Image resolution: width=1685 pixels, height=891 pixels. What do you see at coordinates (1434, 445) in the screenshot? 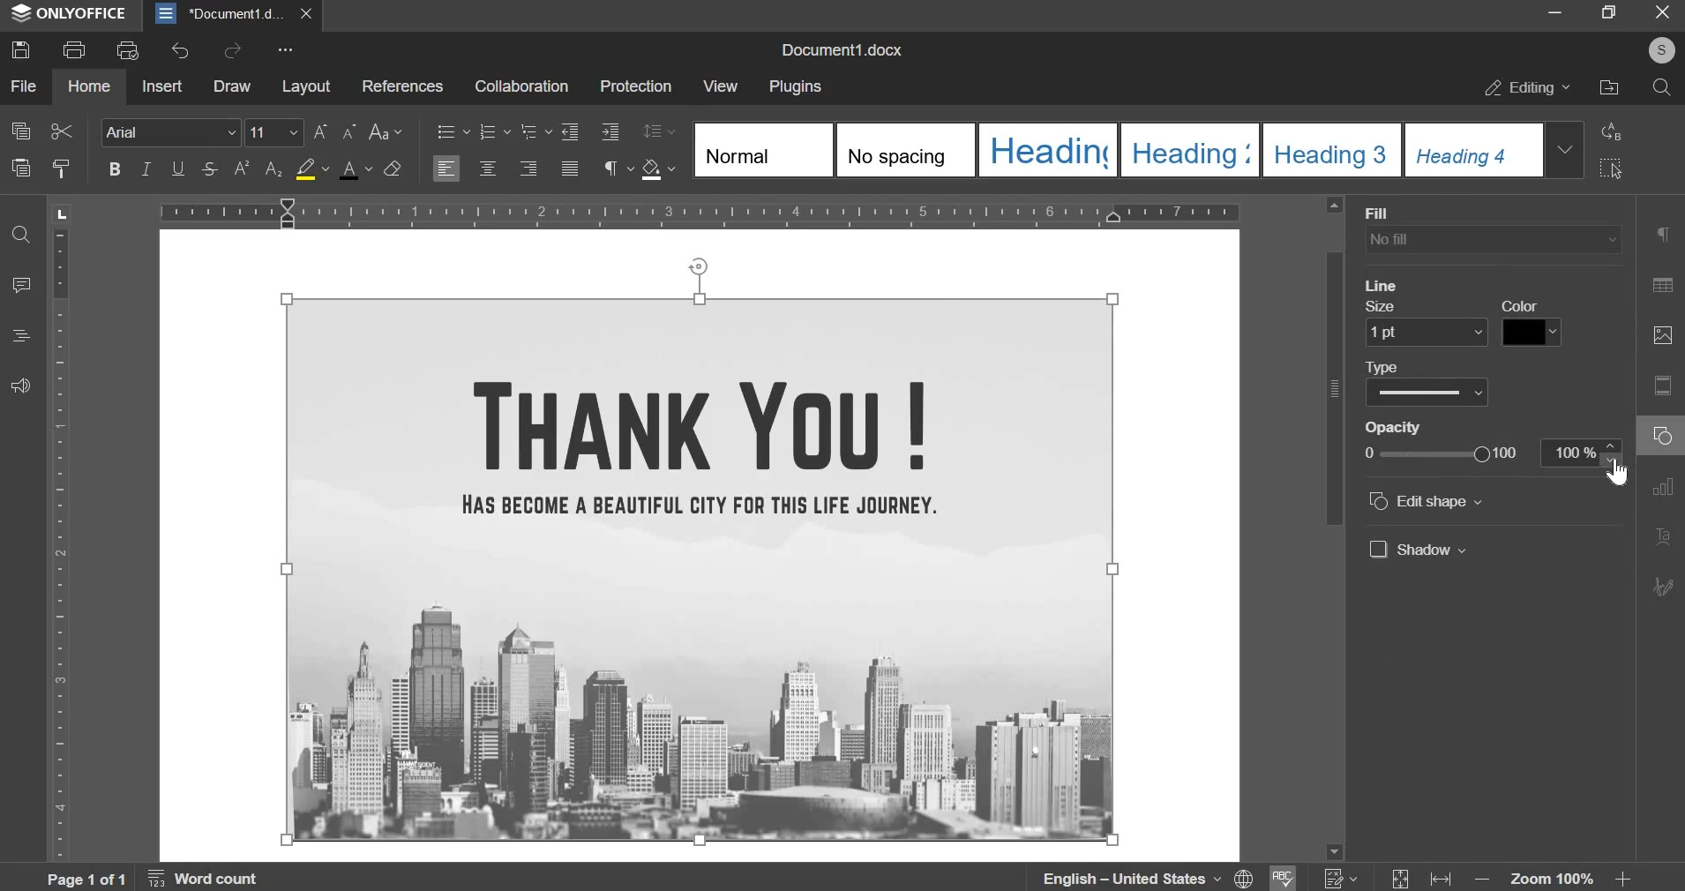
I see `Opacity` at bounding box center [1434, 445].